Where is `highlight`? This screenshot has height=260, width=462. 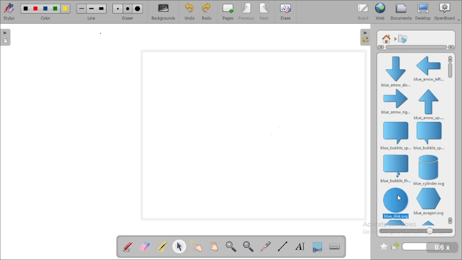 highlight is located at coordinates (162, 246).